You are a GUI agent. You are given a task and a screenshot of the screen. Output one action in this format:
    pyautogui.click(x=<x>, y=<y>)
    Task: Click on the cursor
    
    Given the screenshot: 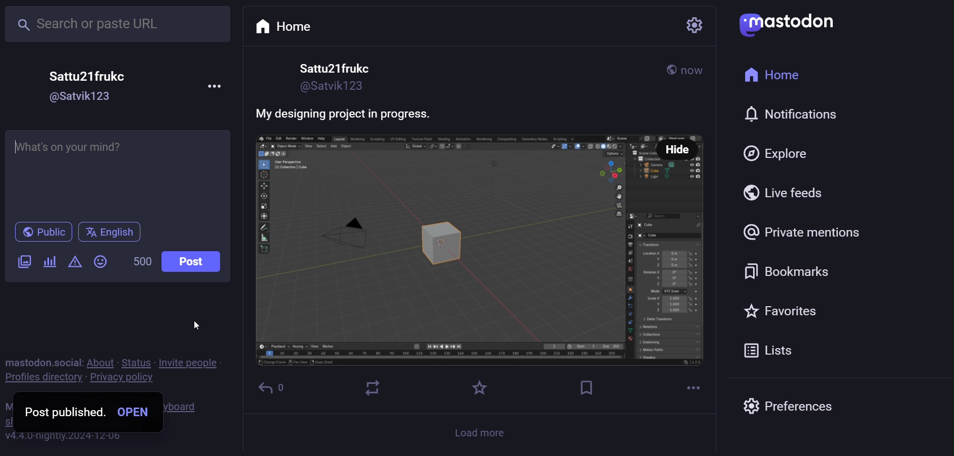 What is the action you would take?
    pyautogui.click(x=196, y=329)
    